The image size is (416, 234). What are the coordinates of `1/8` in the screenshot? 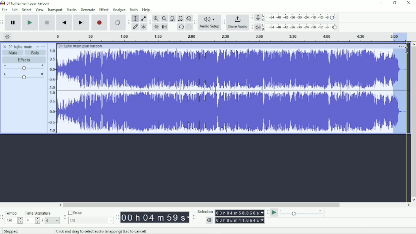 It's located at (92, 220).